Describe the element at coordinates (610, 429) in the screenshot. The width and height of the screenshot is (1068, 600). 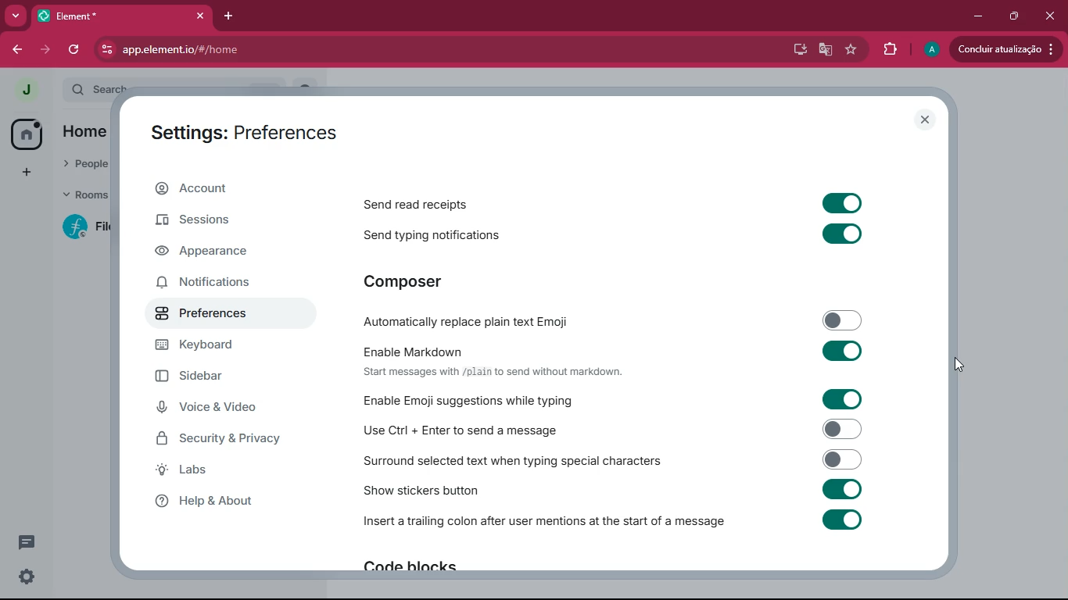
I see `Use Ctrl + Enter to send a message` at that location.